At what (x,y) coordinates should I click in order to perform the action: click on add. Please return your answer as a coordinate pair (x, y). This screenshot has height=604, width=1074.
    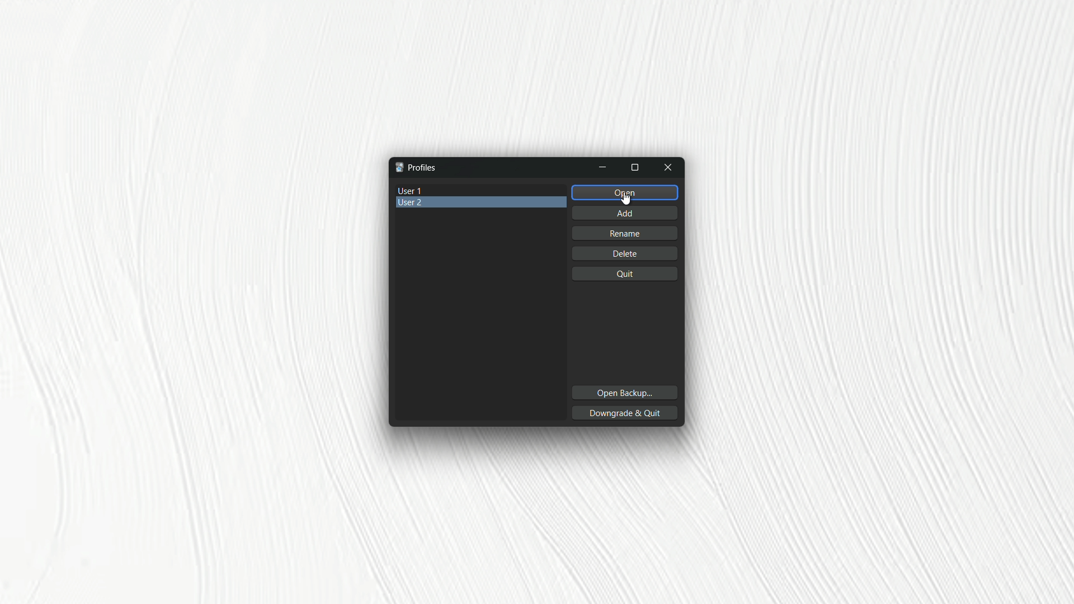
    Looking at the image, I should click on (624, 211).